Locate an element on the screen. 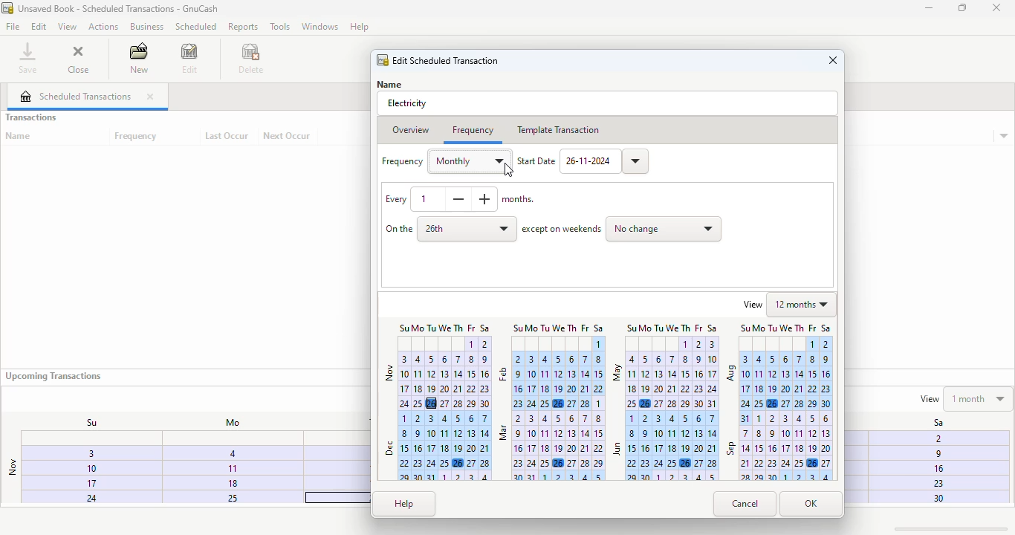 Image resolution: width=1015 pixels, height=535 pixels. monthly is located at coordinates (470, 161).